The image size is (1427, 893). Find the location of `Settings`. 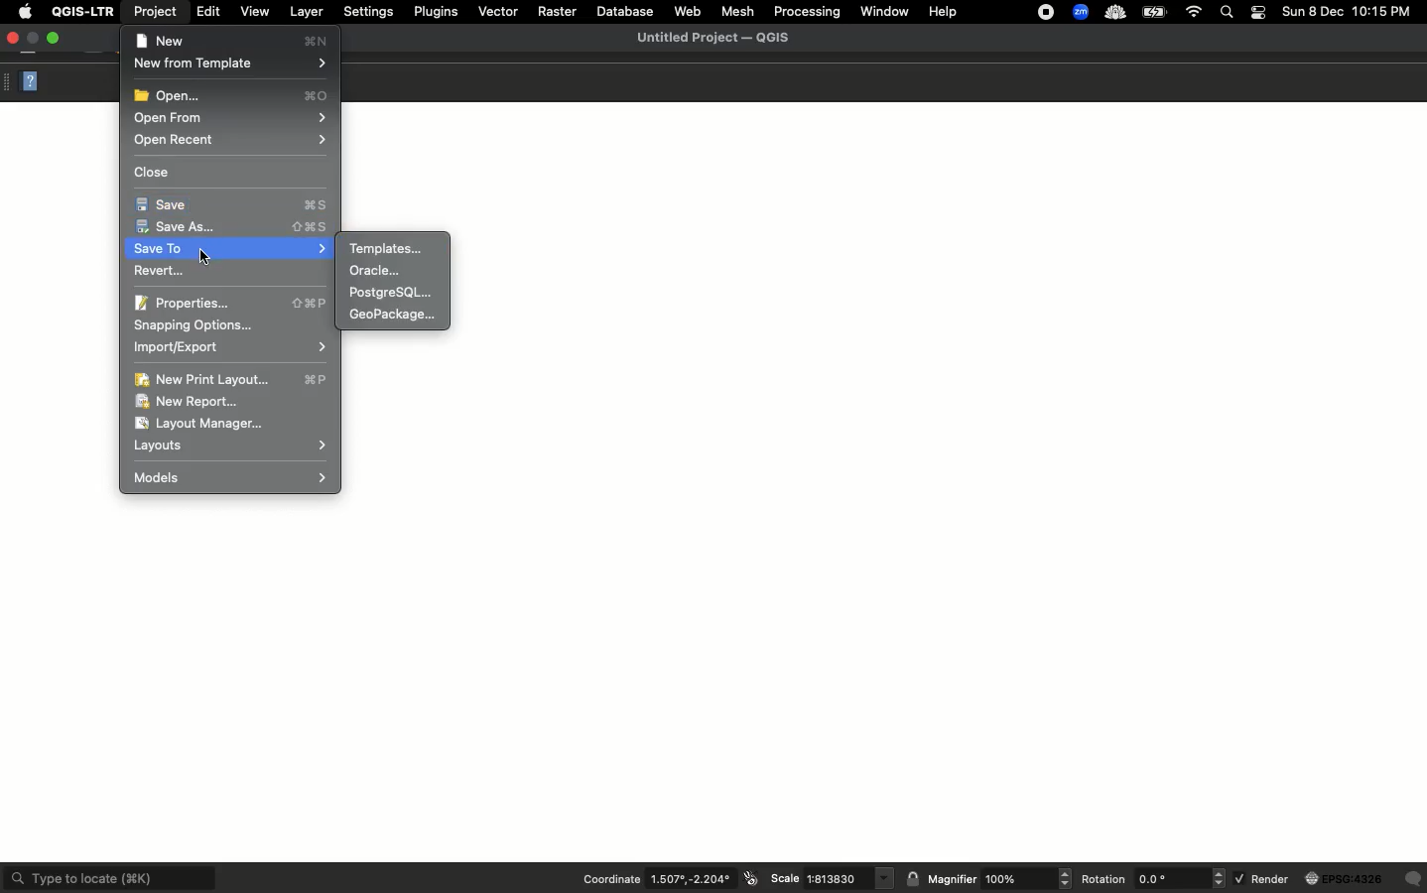

Settings is located at coordinates (368, 11).